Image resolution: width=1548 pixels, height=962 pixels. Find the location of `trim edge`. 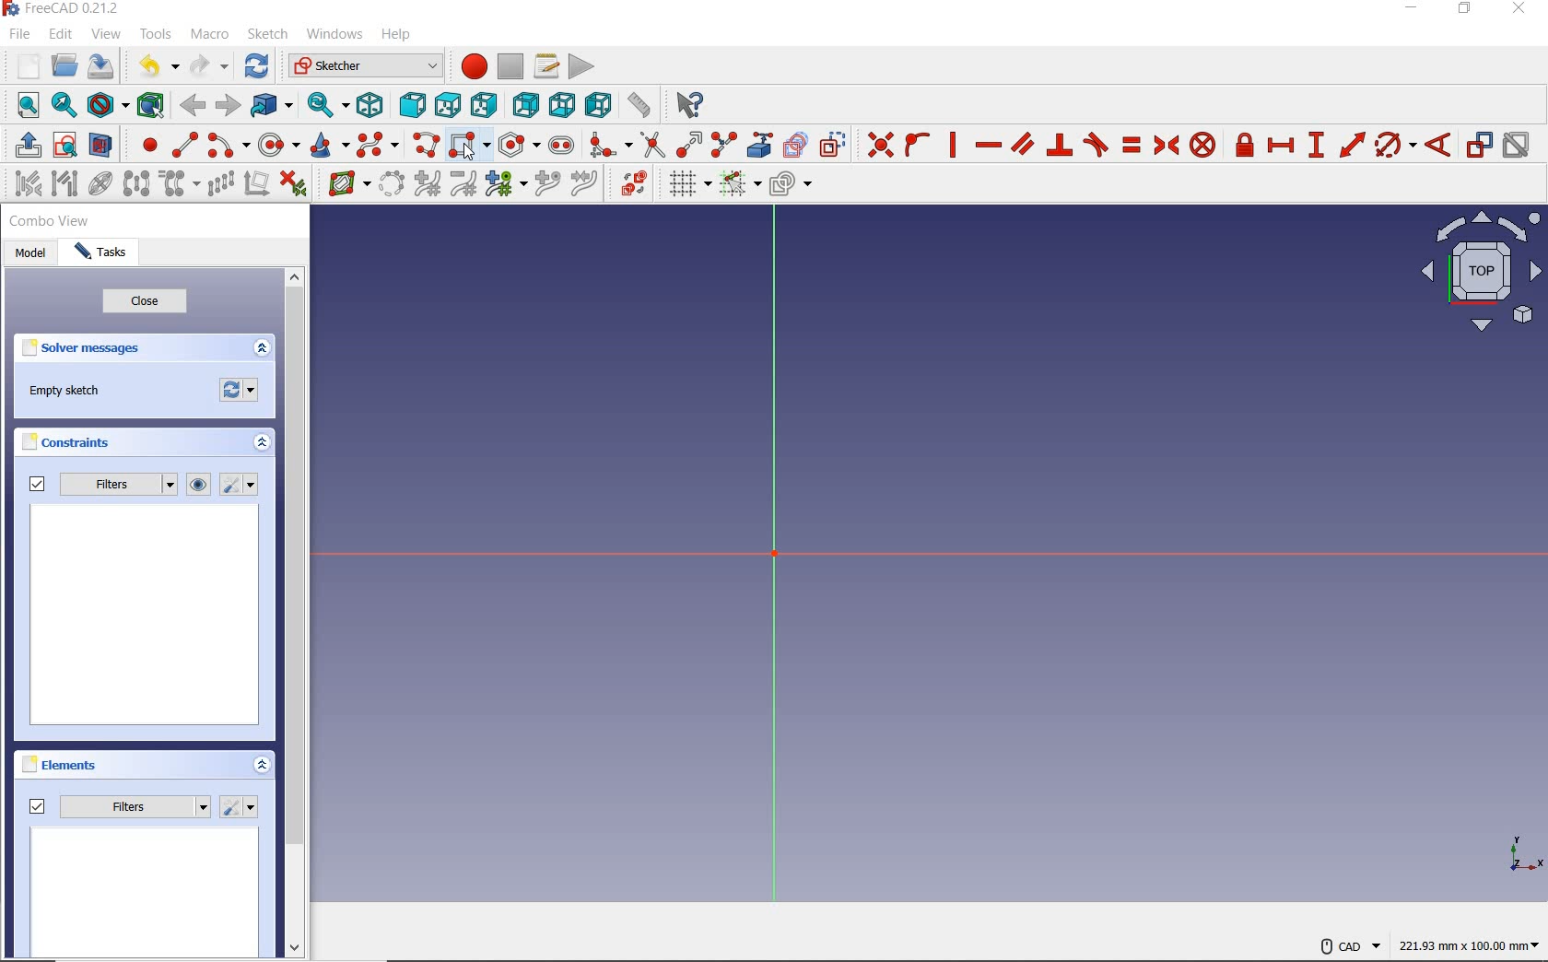

trim edge is located at coordinates (651, 145).